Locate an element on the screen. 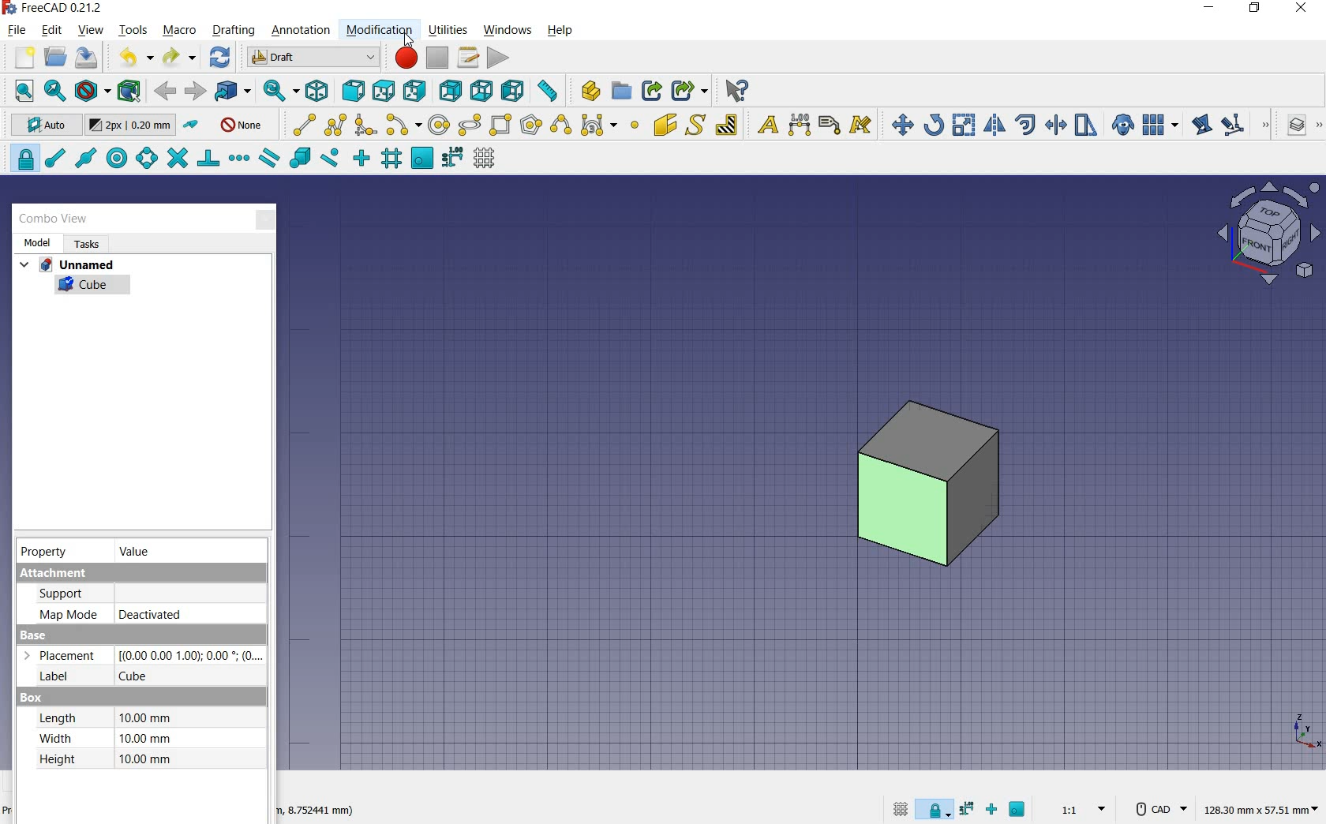 Image resolution: width=1326 pixels, height=824 pixels. utilities is located at coordinates (450, 29).